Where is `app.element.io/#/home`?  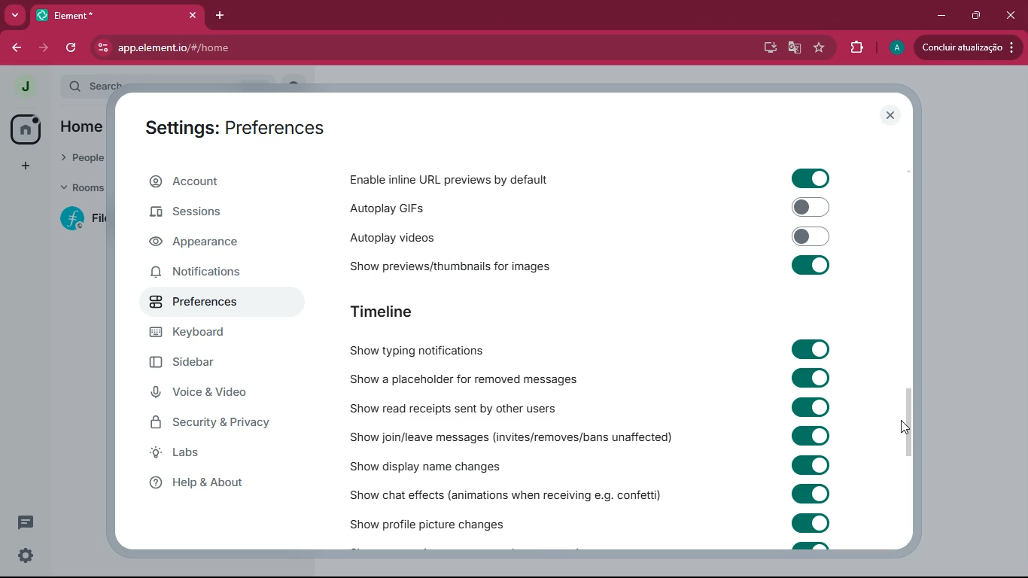
app.element.io/#/home is located at coordinates (257, 47).